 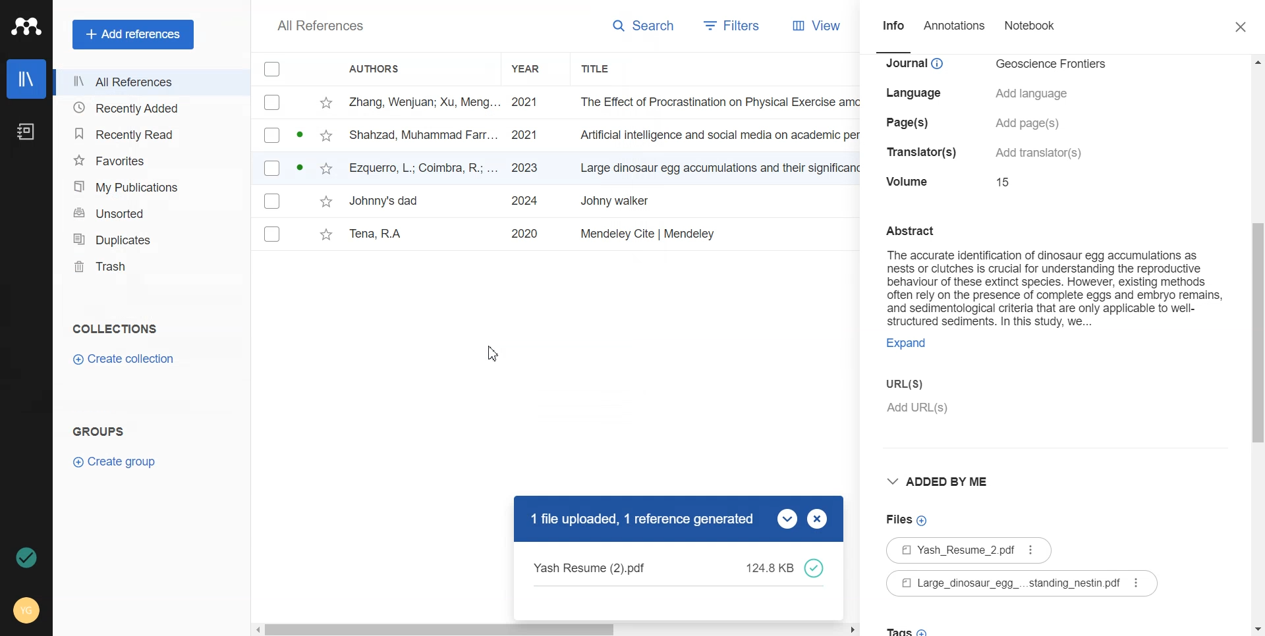 I want to click on Year, so click(x=534, y=68).